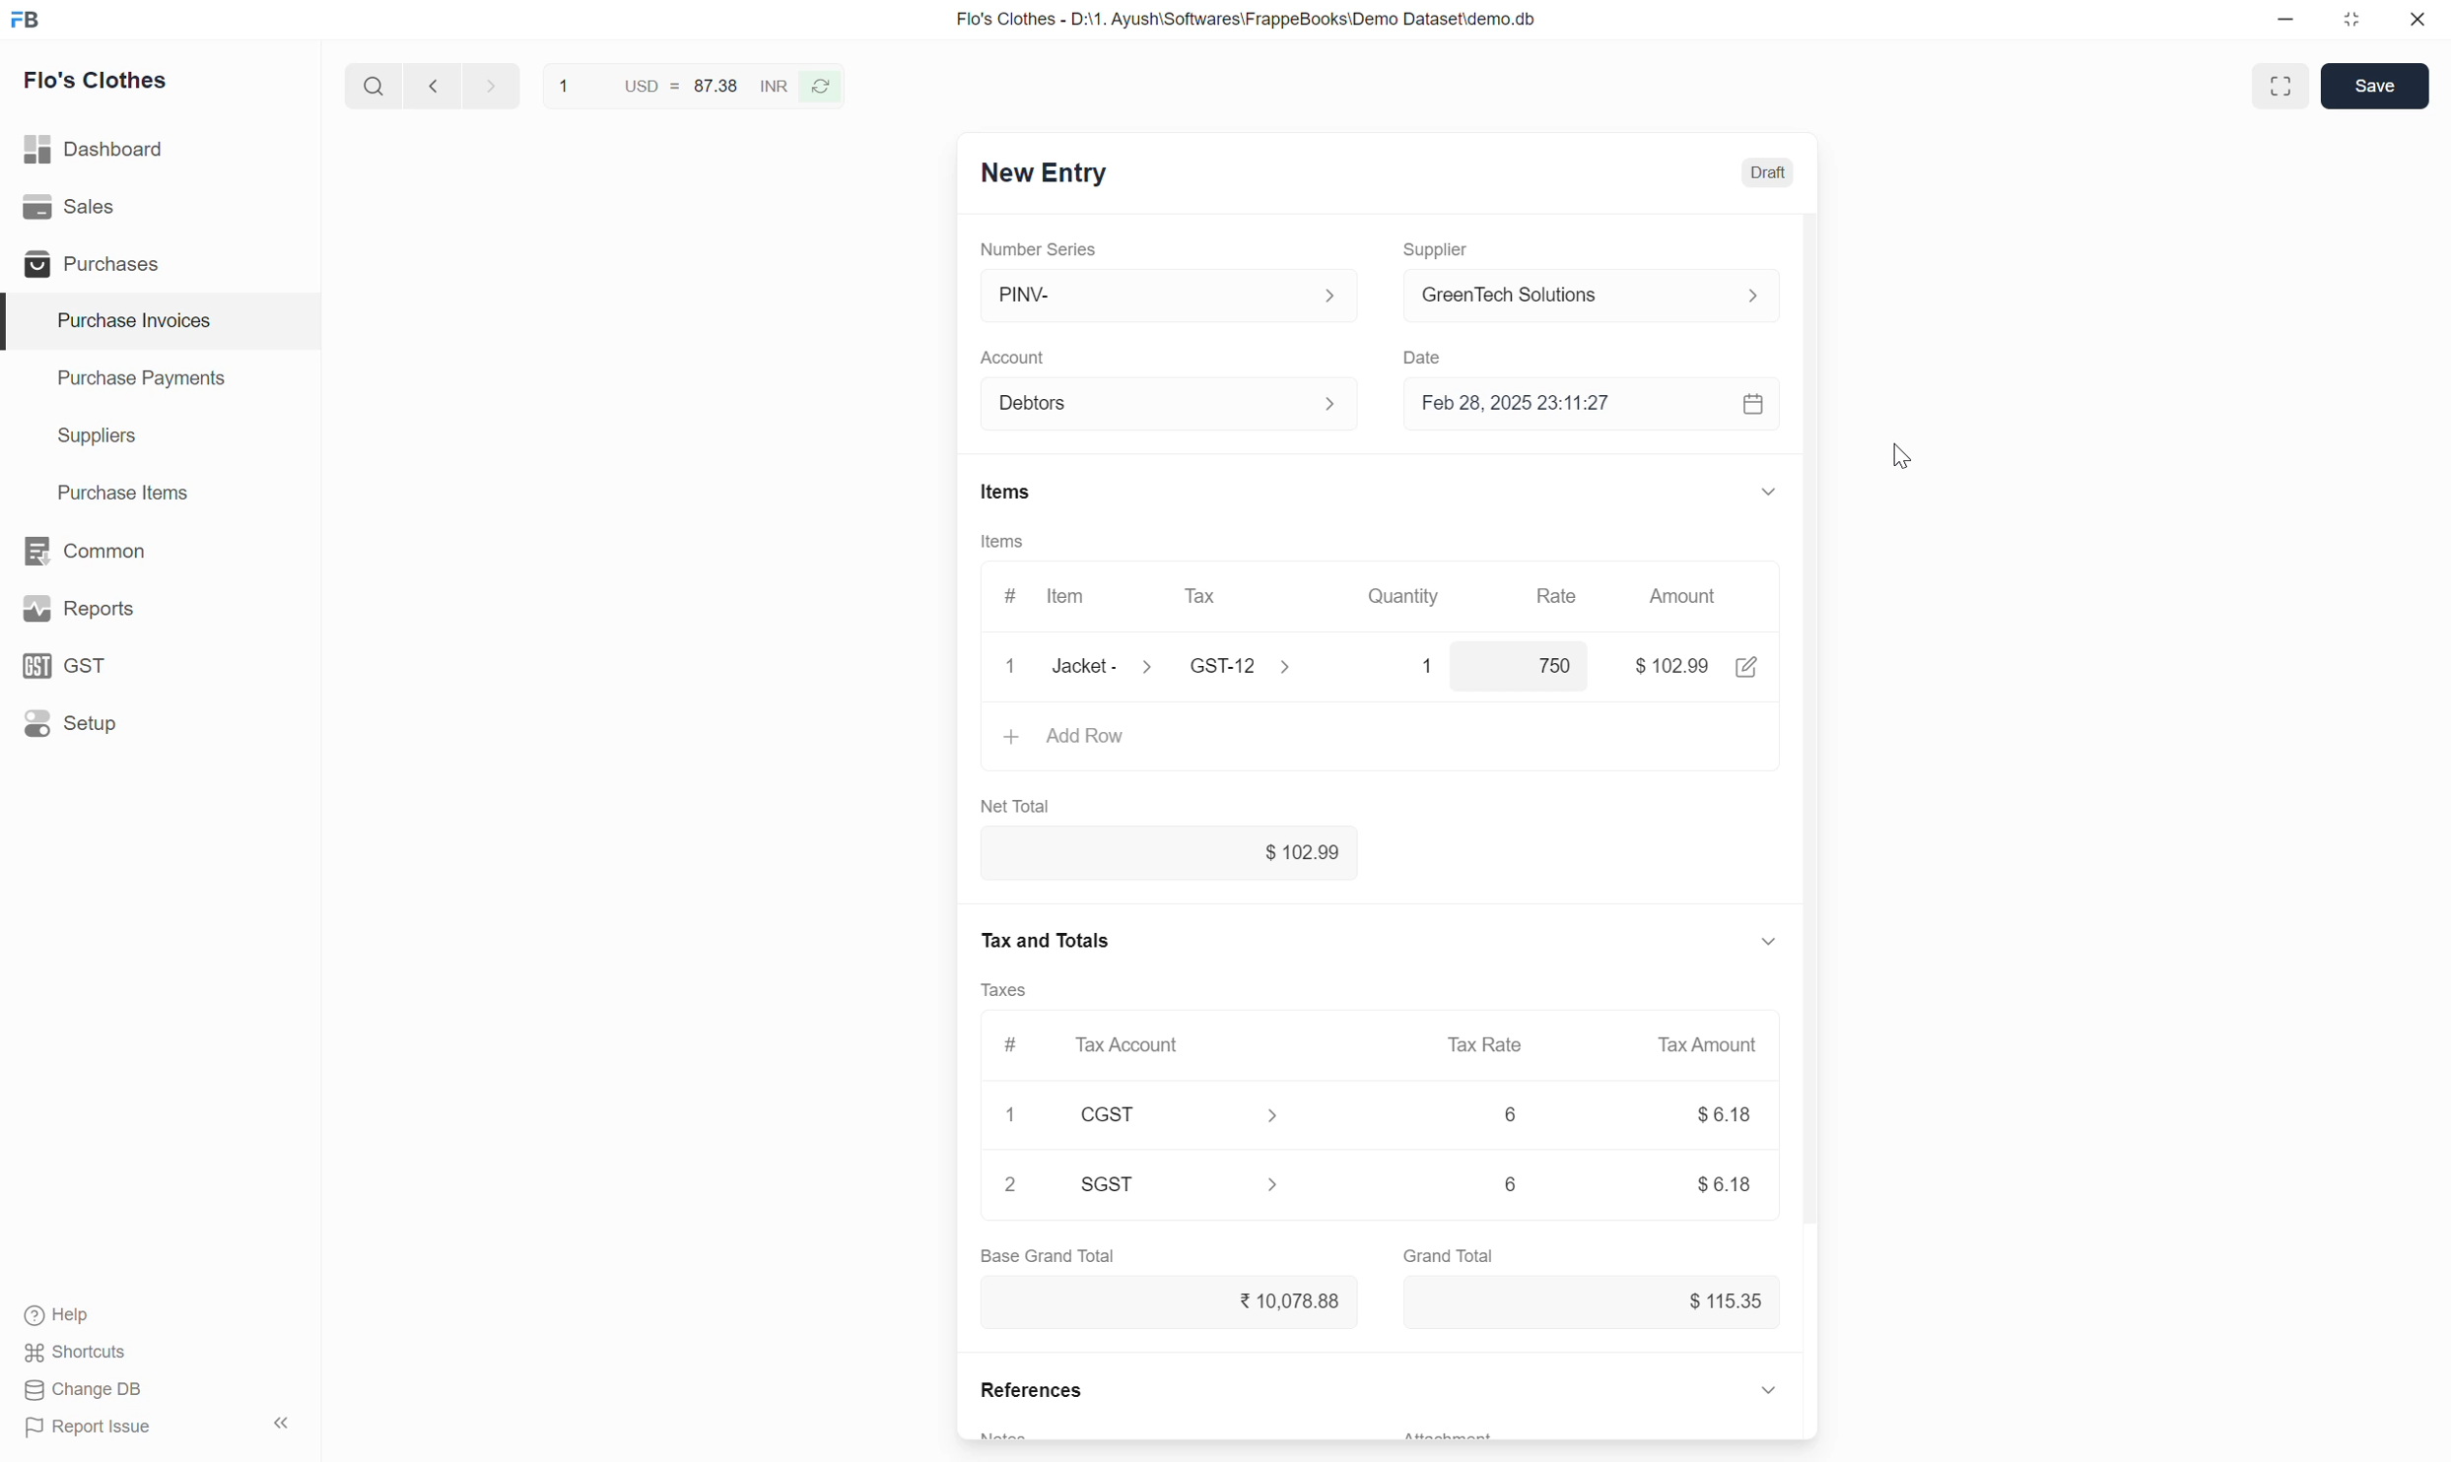  I want to click on 10,078.88, so click(1170, 1301).